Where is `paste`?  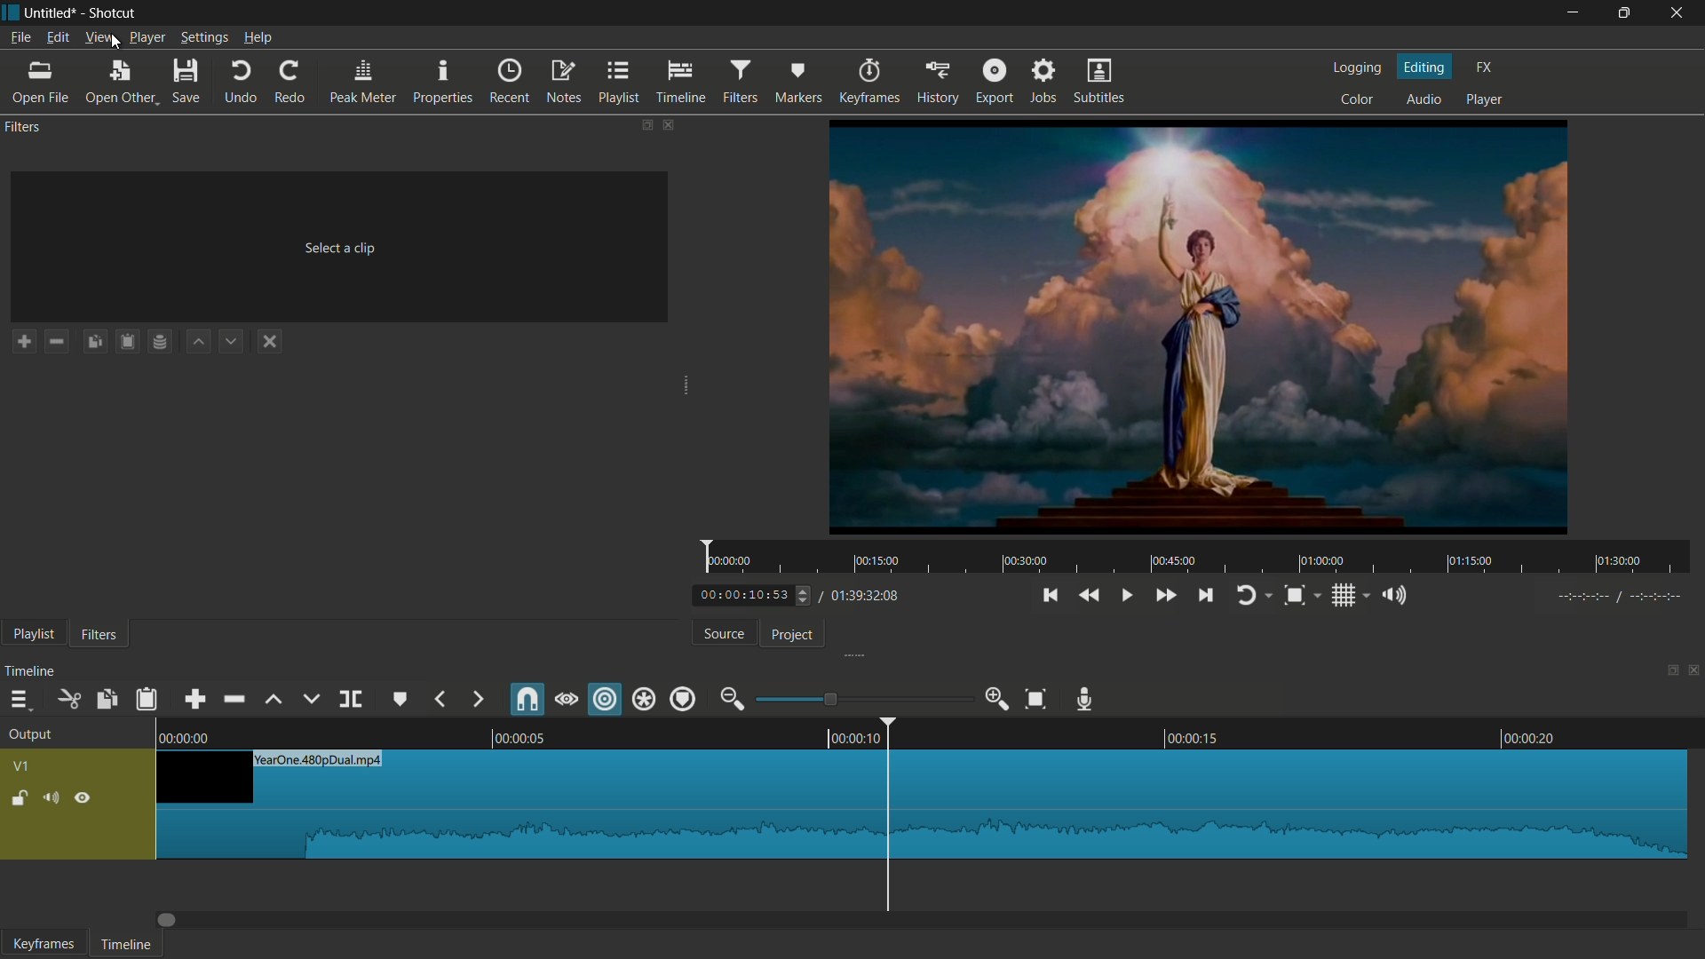
paste is located at coordinates (146, 698).